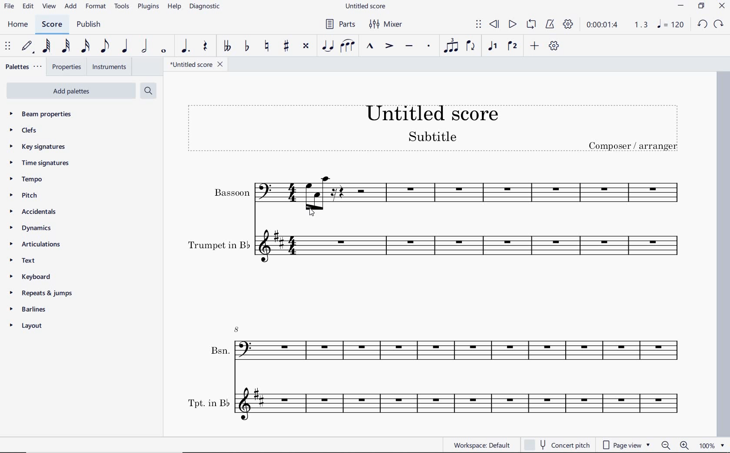  I want to click on articulations, so click(37, 244).